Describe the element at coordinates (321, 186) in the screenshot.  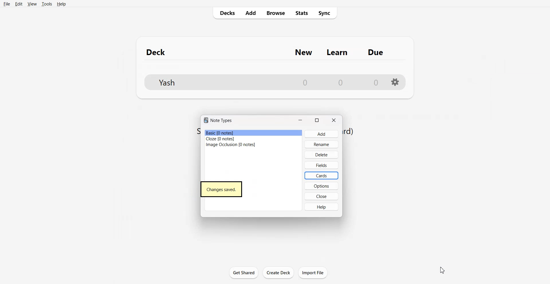
I see `Options` at that location.